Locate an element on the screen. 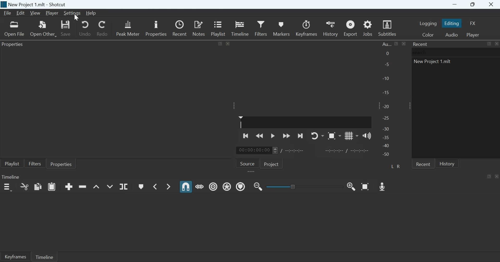 Image resolution: width=500 pixels, height=262 pixels. Jobs is located at coordinates (368, 28).